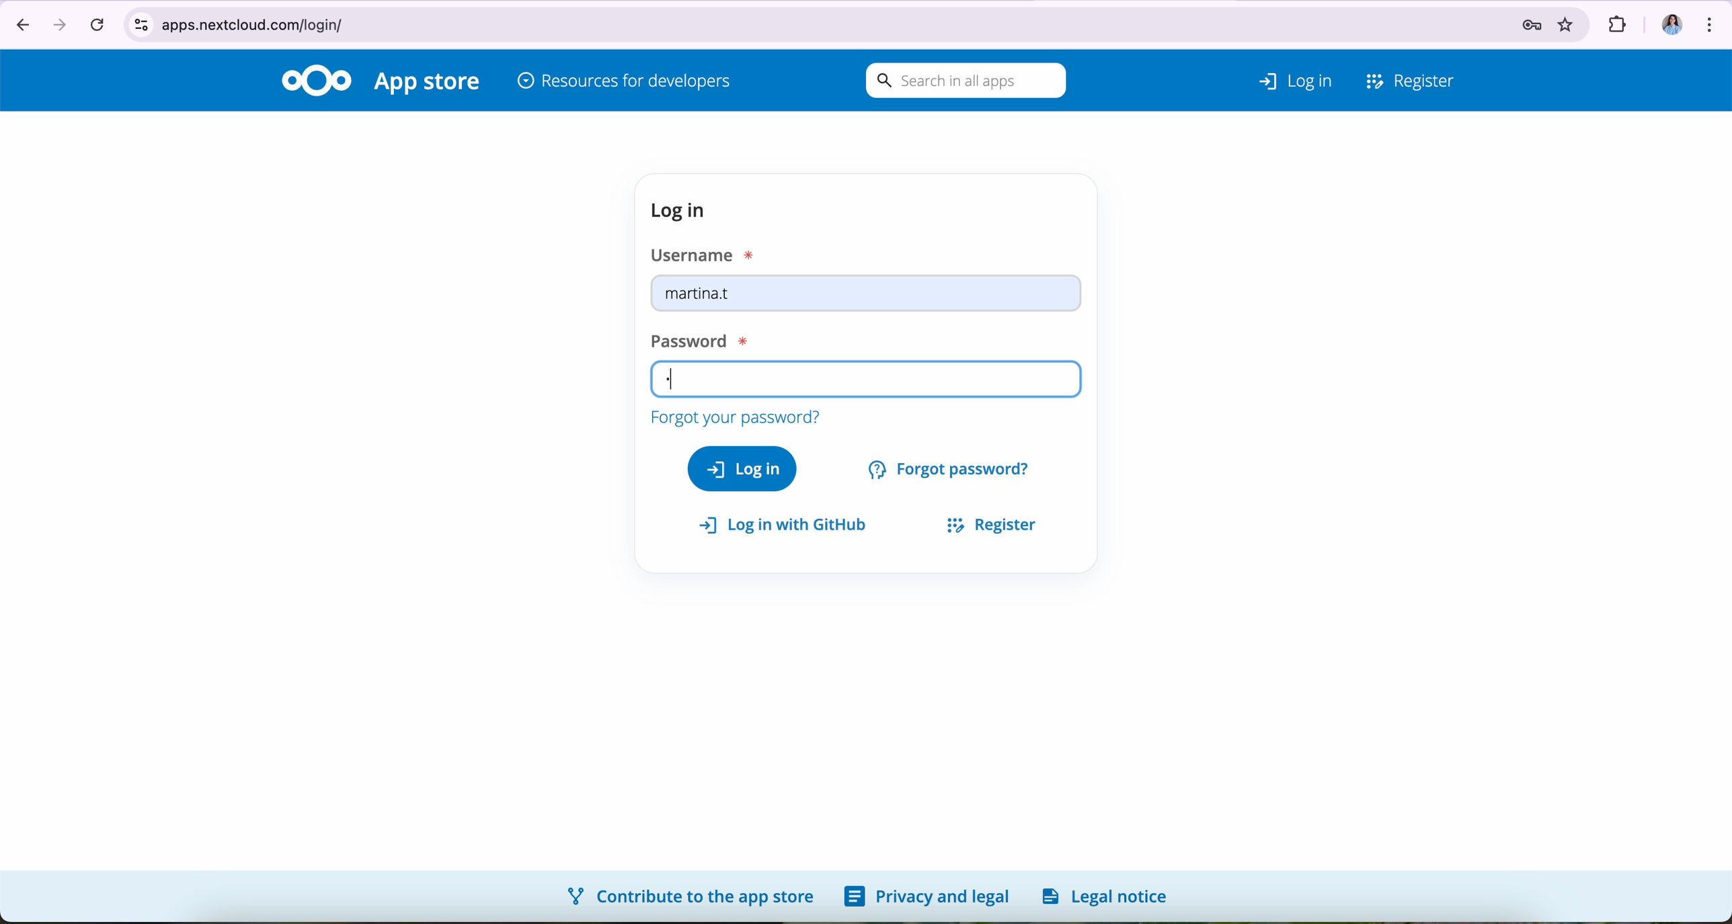 Image resolution: width=1732 pixels, height=924 pixels. I want to click on legal notice, so click(1109, 896).